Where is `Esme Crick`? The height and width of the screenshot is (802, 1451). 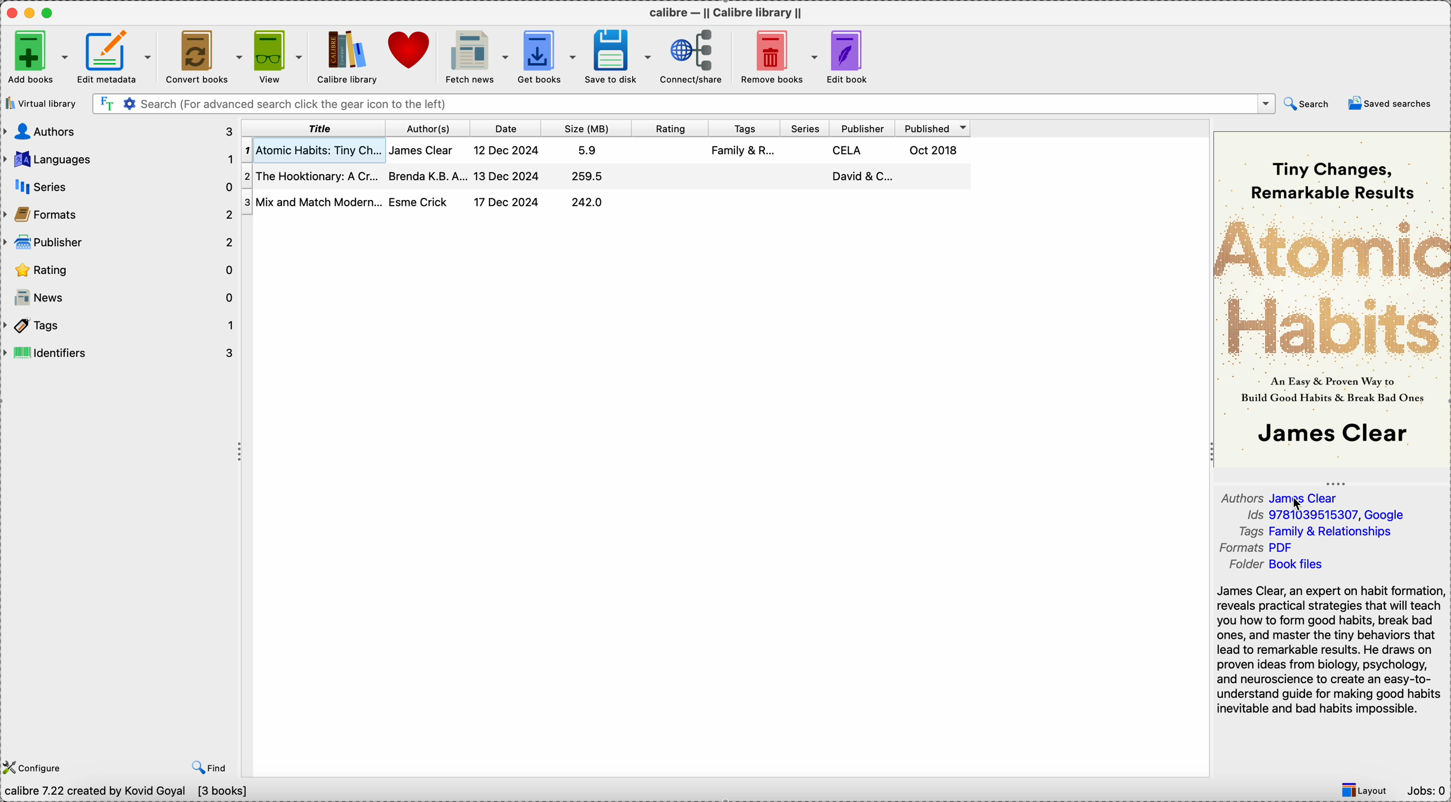 Esme Crick is located at coordinates (420, 202).